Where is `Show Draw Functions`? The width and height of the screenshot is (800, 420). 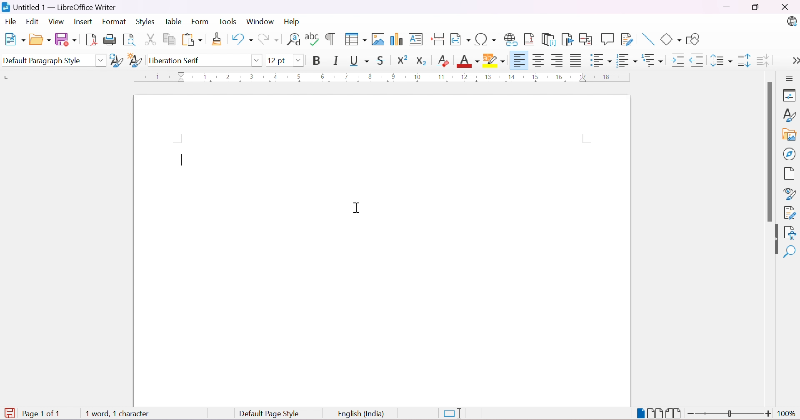
Show Draw Functions is located at coordinates (693, 39).